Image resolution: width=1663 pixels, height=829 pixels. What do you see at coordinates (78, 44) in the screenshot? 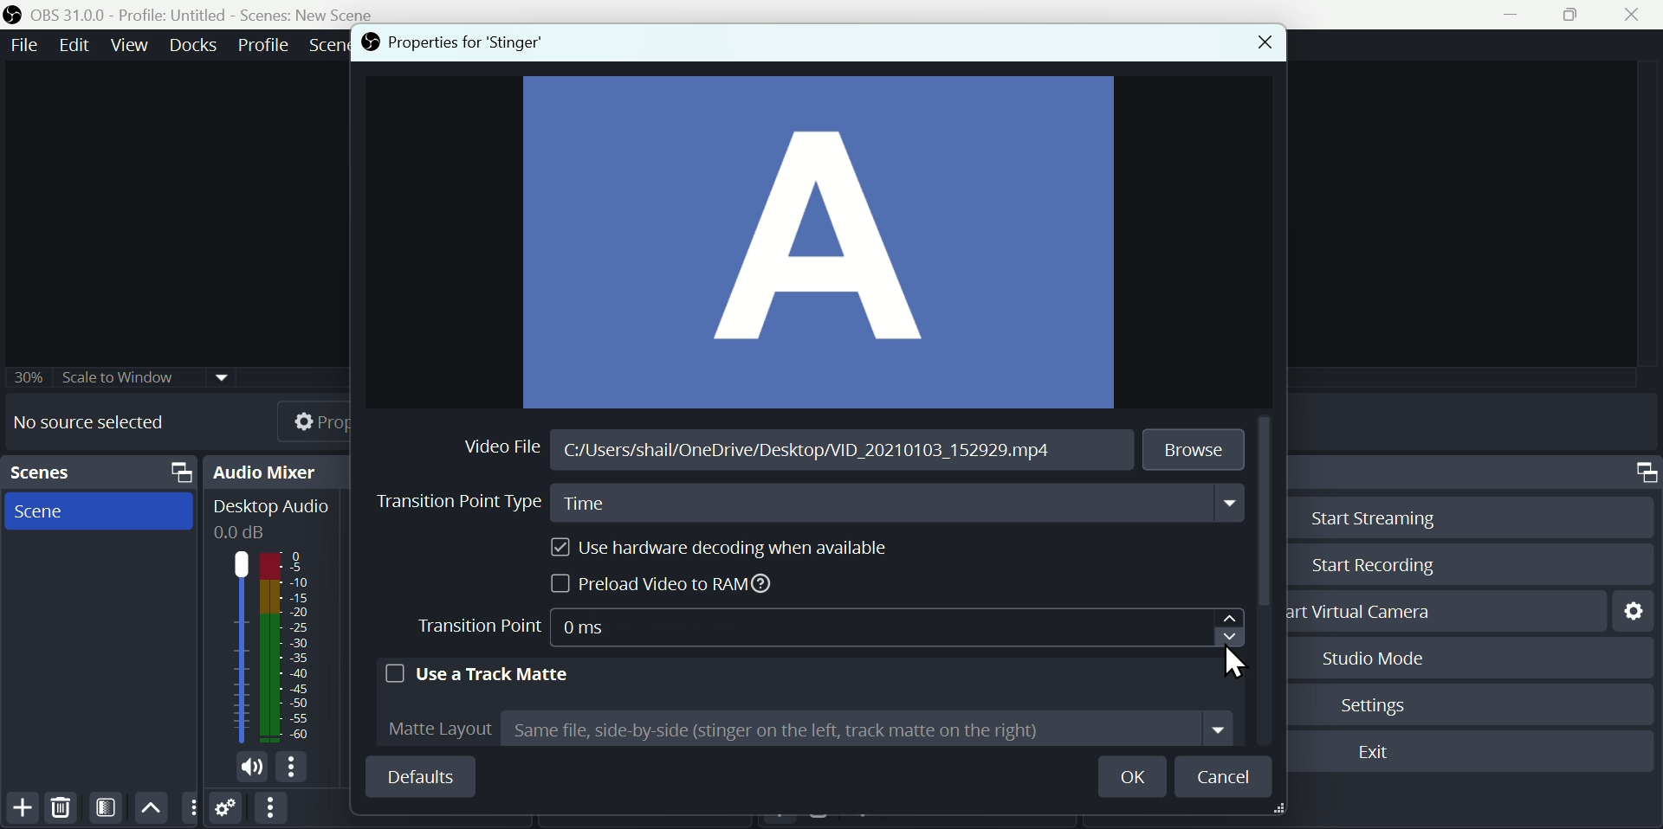
I see `` at bounding box center [78, 44].